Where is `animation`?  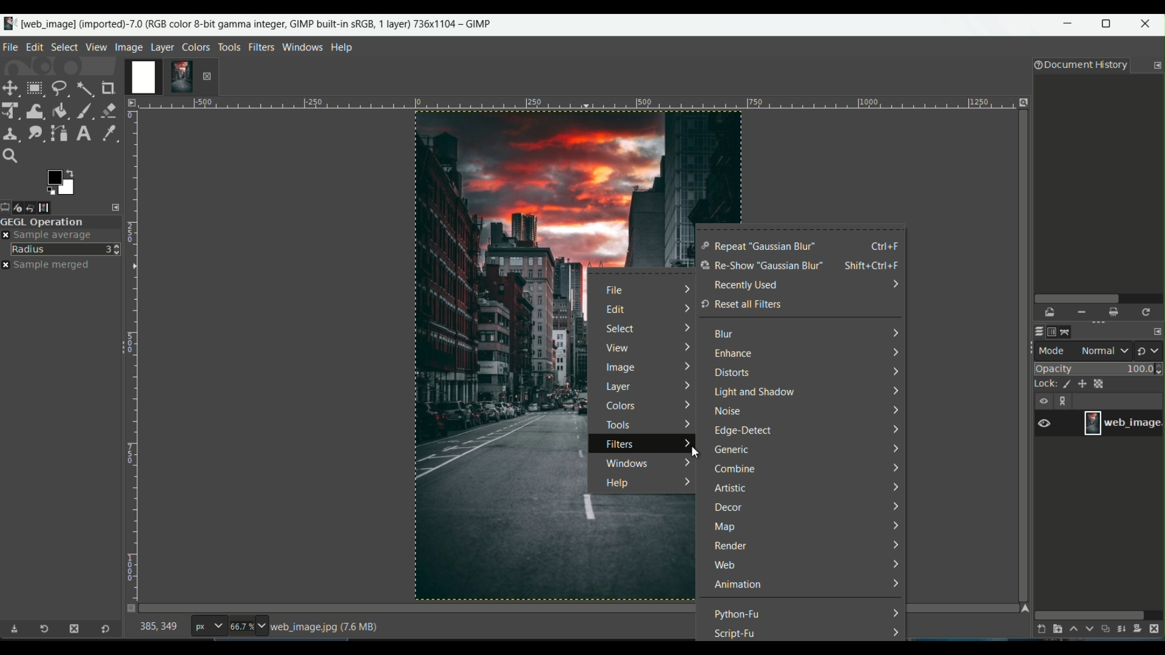 animation is located at coordinates (738, 585).